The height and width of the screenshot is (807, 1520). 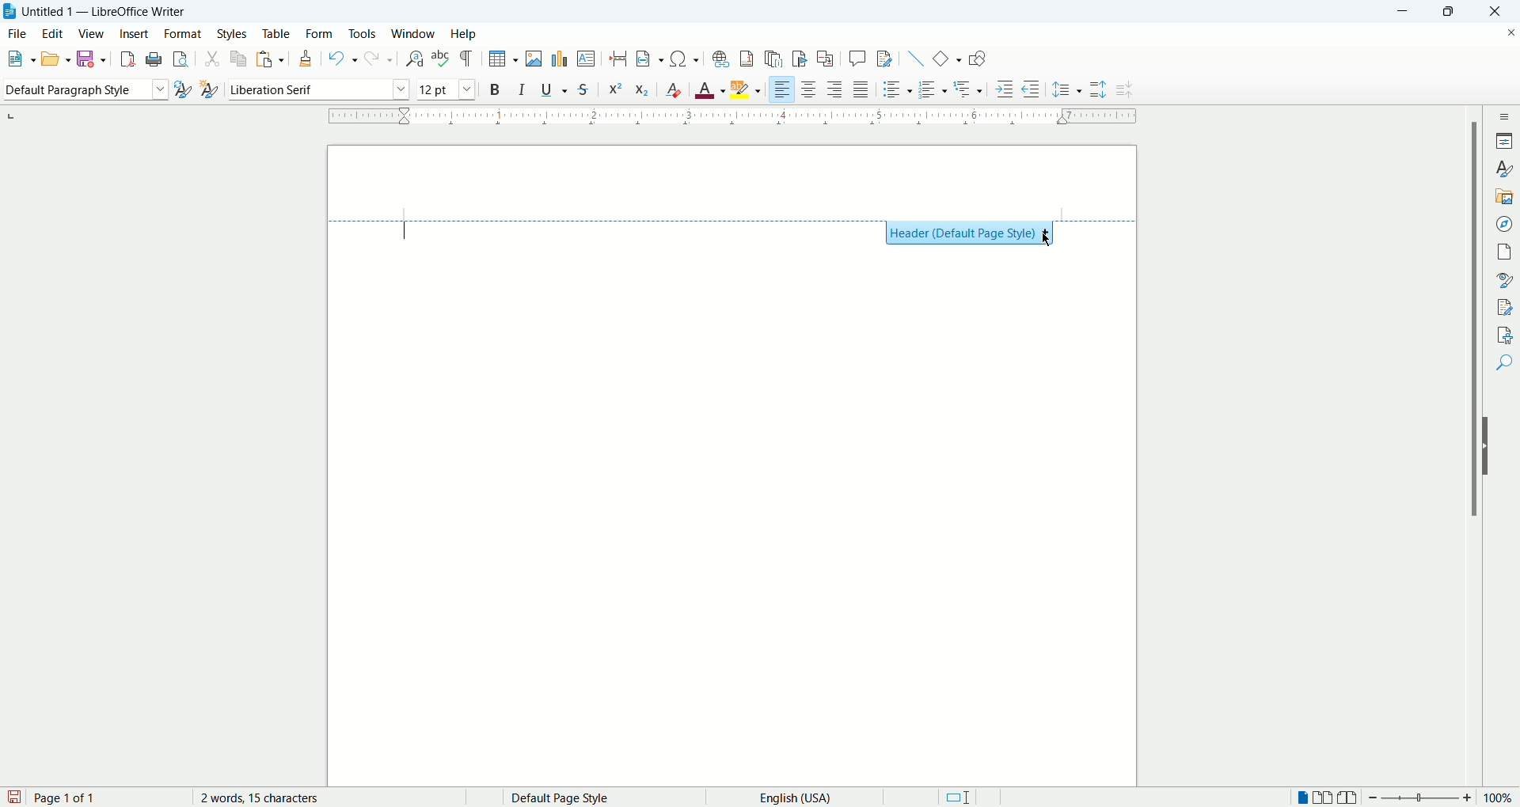 I want to click on open, so click(x=53, y=56).